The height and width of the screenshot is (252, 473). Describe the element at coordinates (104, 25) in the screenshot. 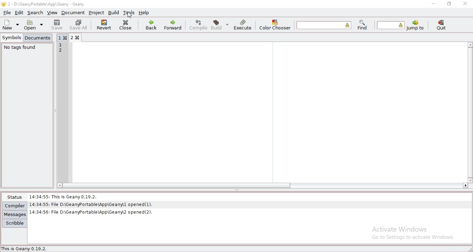

I see `revert` at that location.